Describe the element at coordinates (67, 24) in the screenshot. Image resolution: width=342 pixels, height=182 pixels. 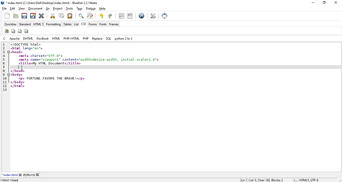
I see `tables` at that location.